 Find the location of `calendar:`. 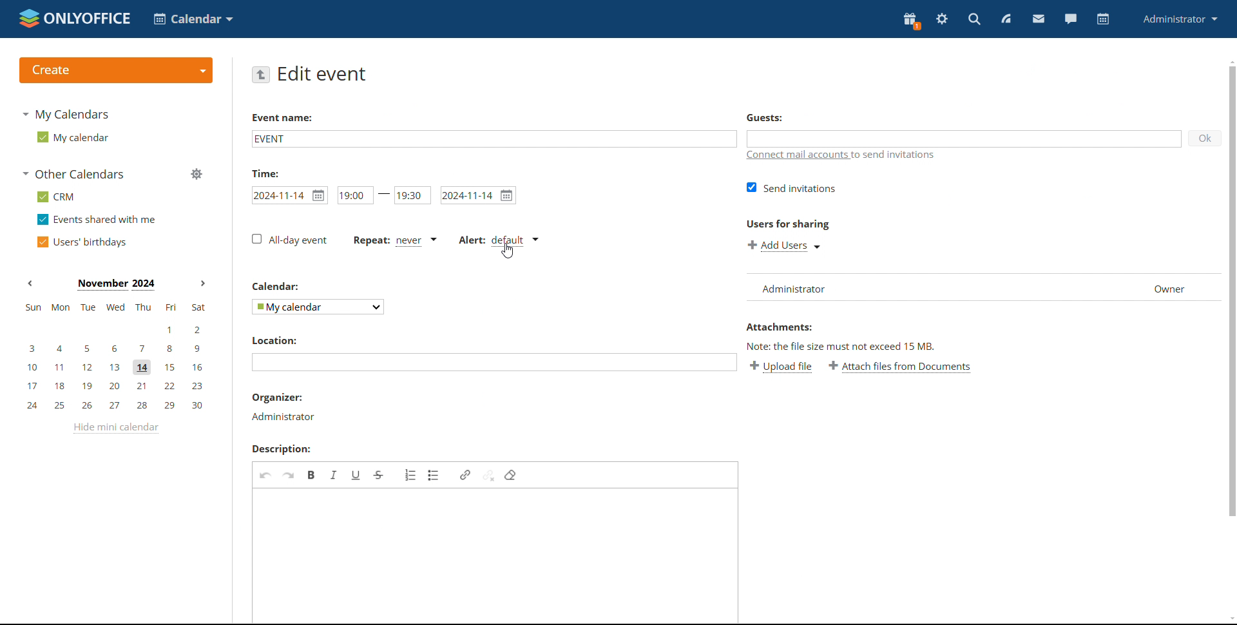

calendar: is located at coordinates (278, 285).